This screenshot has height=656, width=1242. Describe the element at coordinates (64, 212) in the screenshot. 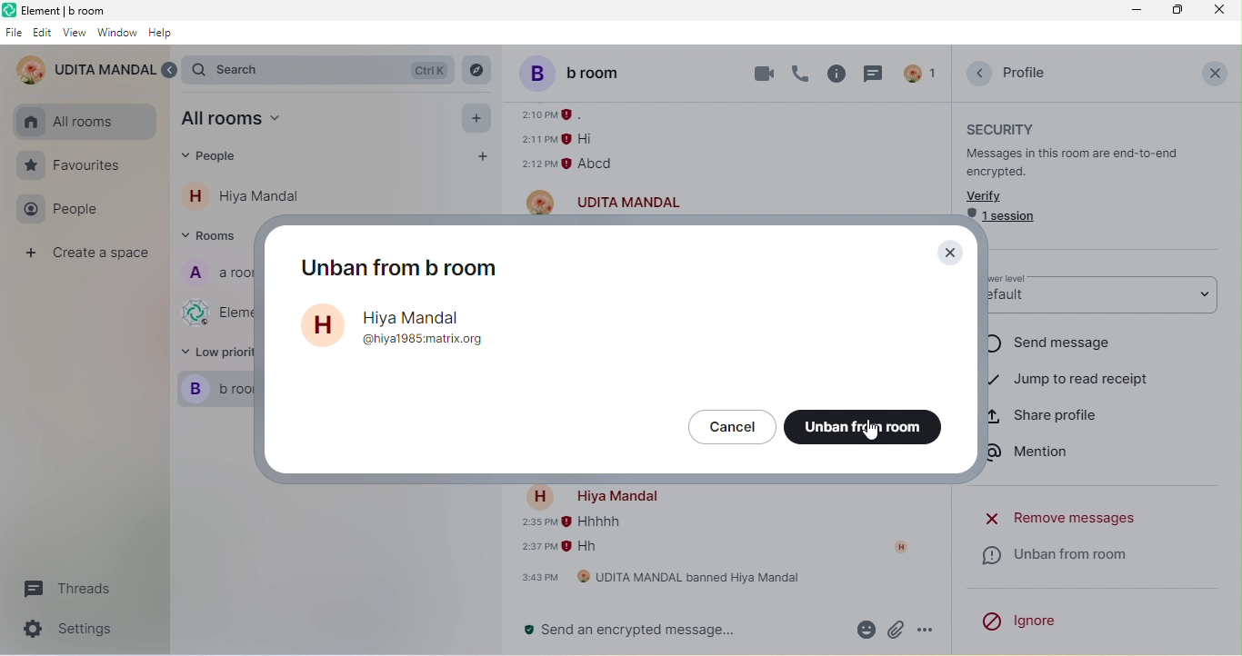

I see `people` at that location.